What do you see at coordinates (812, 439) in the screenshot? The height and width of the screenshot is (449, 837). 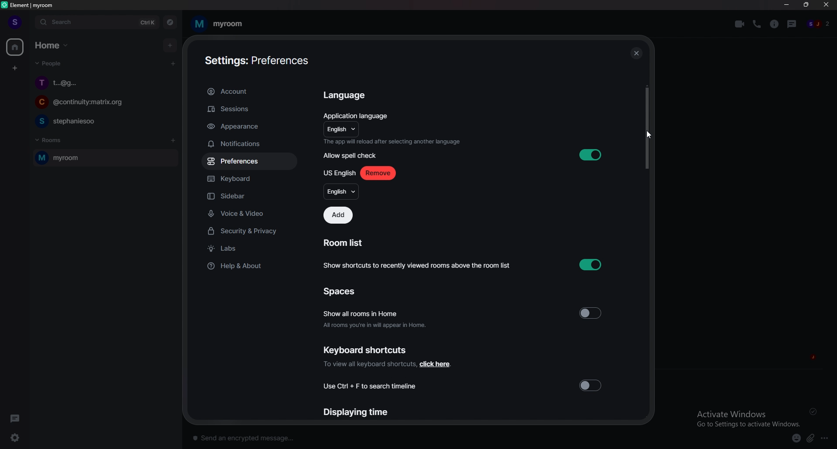 I see `attachments` at bounding box center [812, 439].